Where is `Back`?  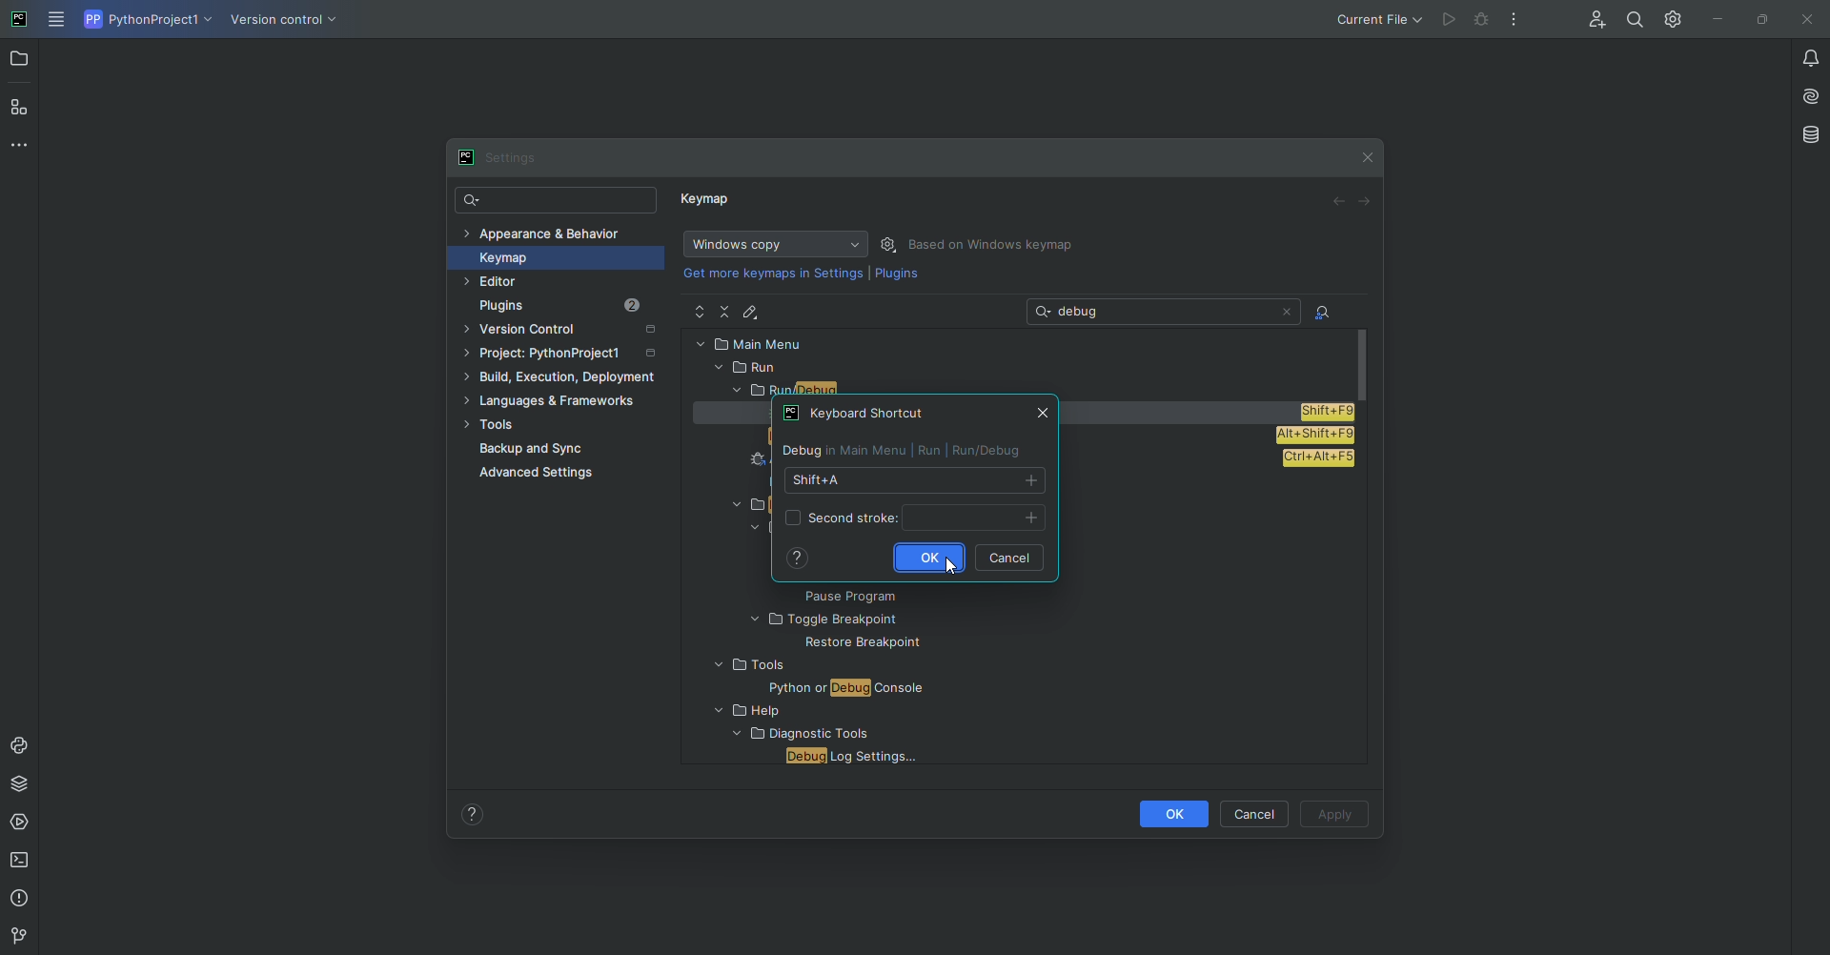
Back is located at coordinates (1339, 202).